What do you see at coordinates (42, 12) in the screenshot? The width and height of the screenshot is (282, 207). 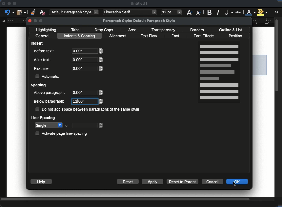 I see `clear formatting` at bounding box center [42, 12].